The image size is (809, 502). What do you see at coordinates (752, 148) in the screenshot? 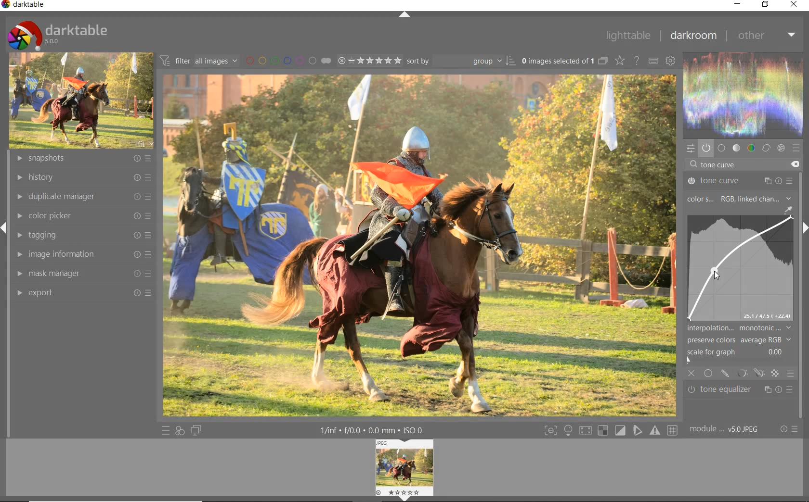
I see `color` at bounding box center [752, 148].